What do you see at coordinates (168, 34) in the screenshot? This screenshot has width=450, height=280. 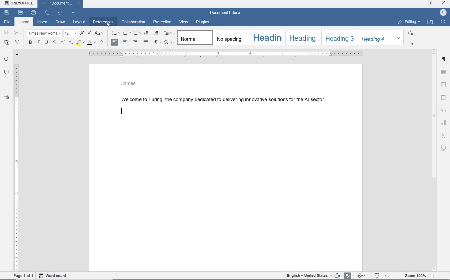 I see `paragraph line spacing` at bounding box center [168, 34].